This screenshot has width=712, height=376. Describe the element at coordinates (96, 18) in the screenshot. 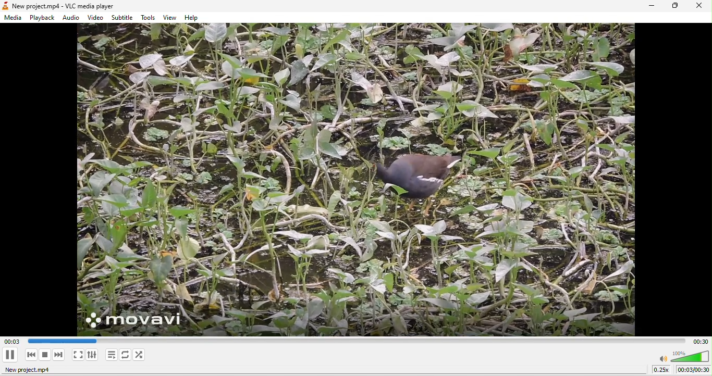

I see `video` at that location.